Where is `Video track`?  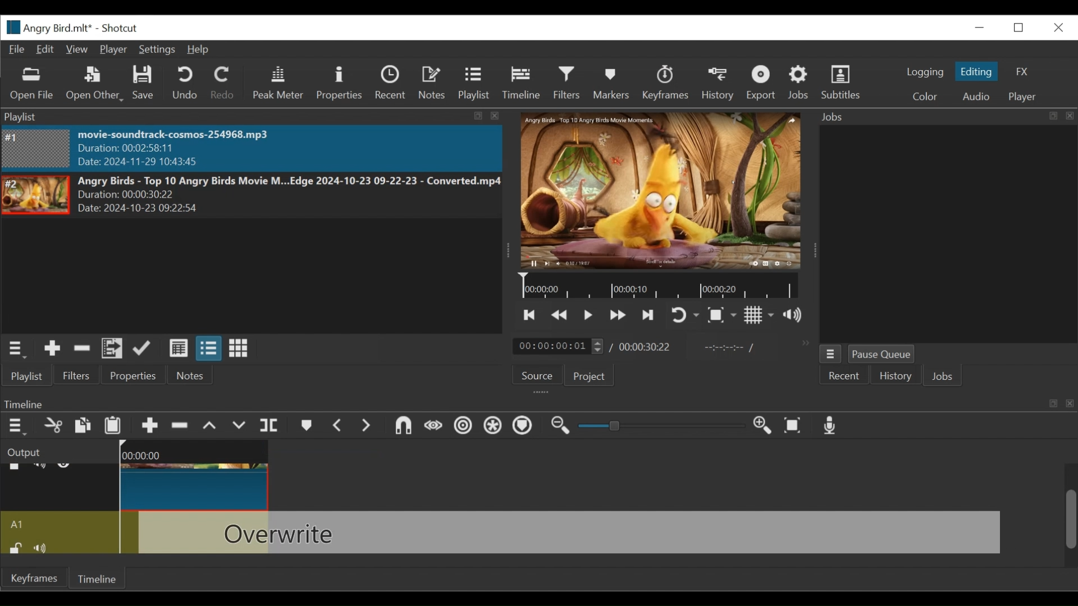 Video track is located at coordinates (60, 488).